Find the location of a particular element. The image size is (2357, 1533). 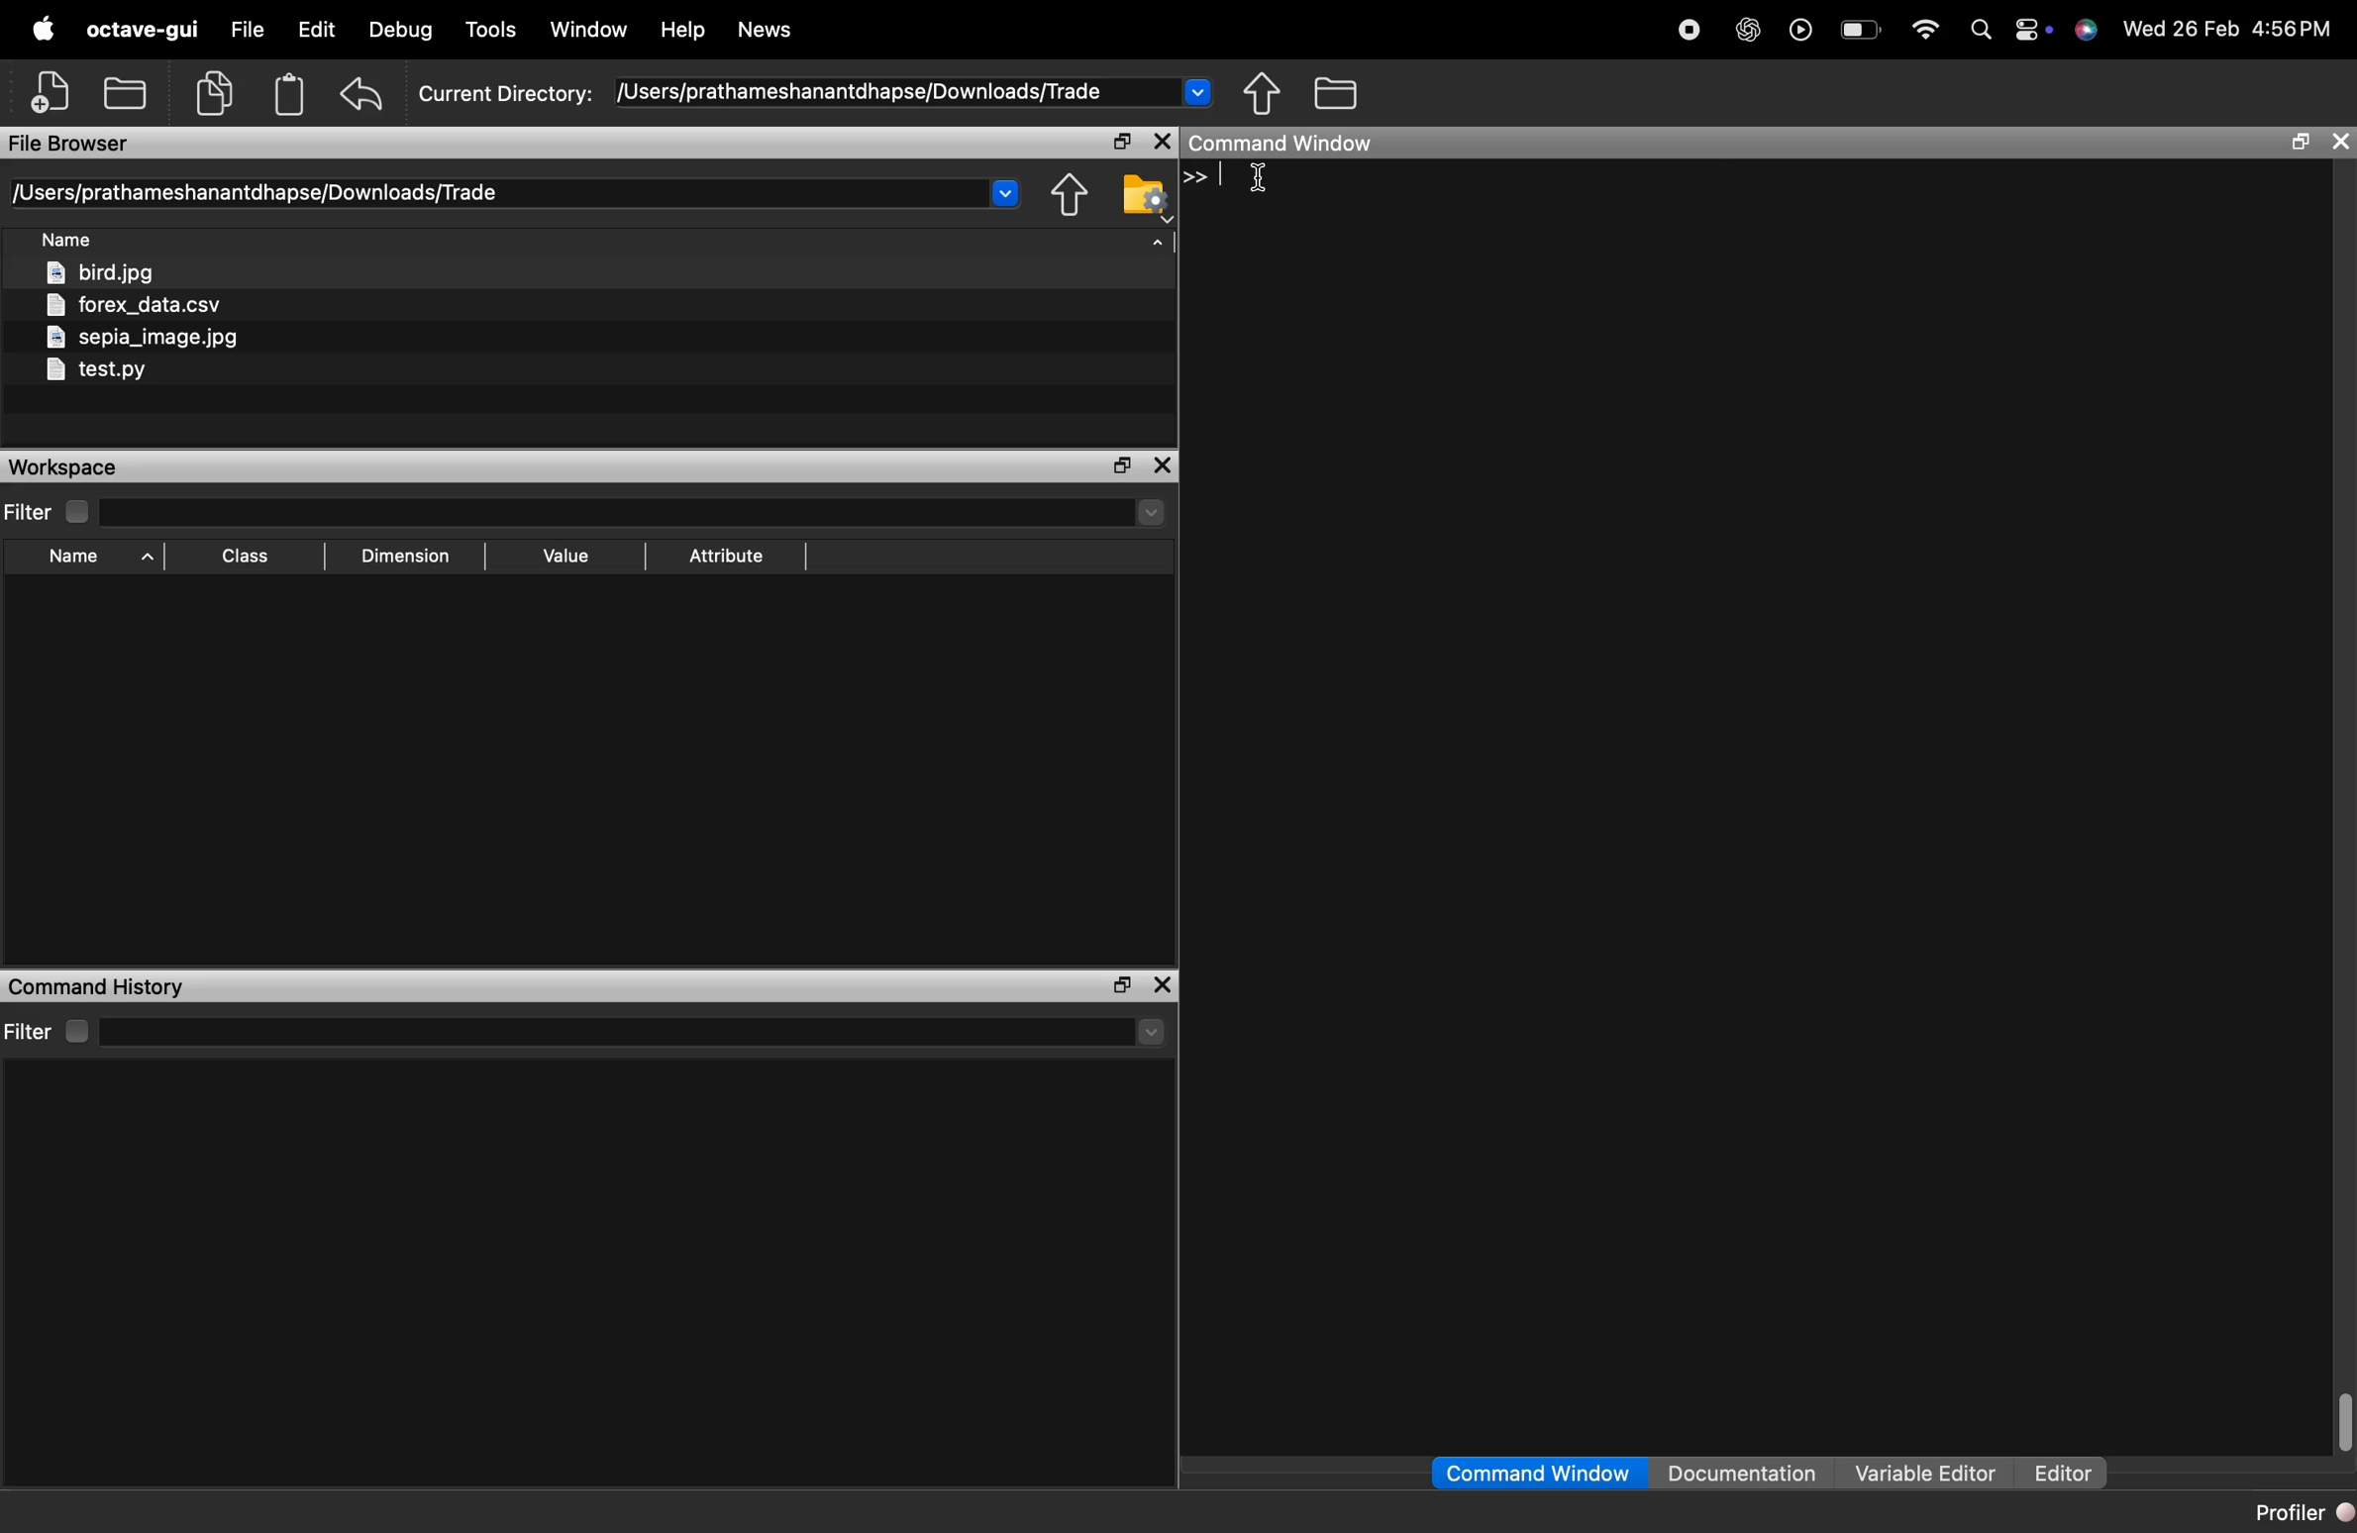

search is located at coordinates (1982, 32).